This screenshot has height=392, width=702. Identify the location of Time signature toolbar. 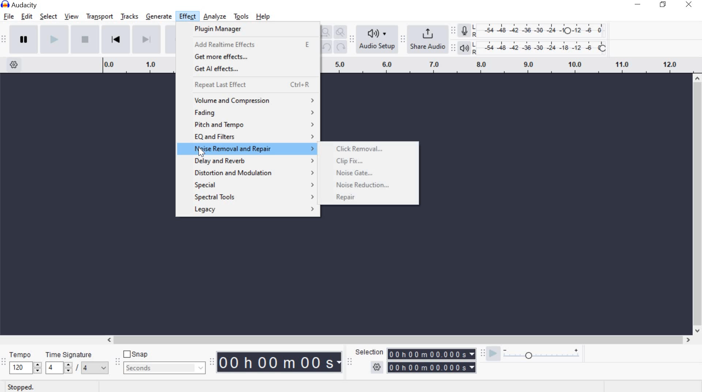
(4, 360).